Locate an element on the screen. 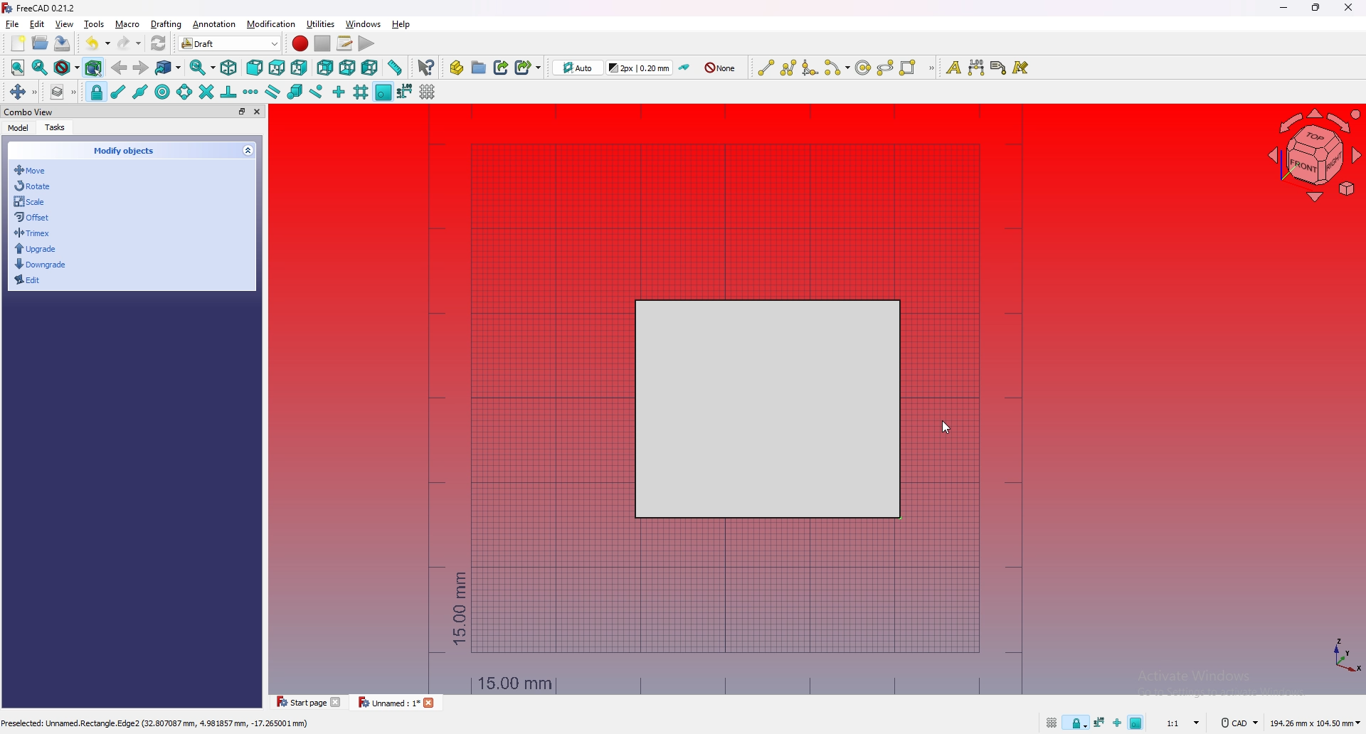  downgrade is located at coordinates (40, 263).